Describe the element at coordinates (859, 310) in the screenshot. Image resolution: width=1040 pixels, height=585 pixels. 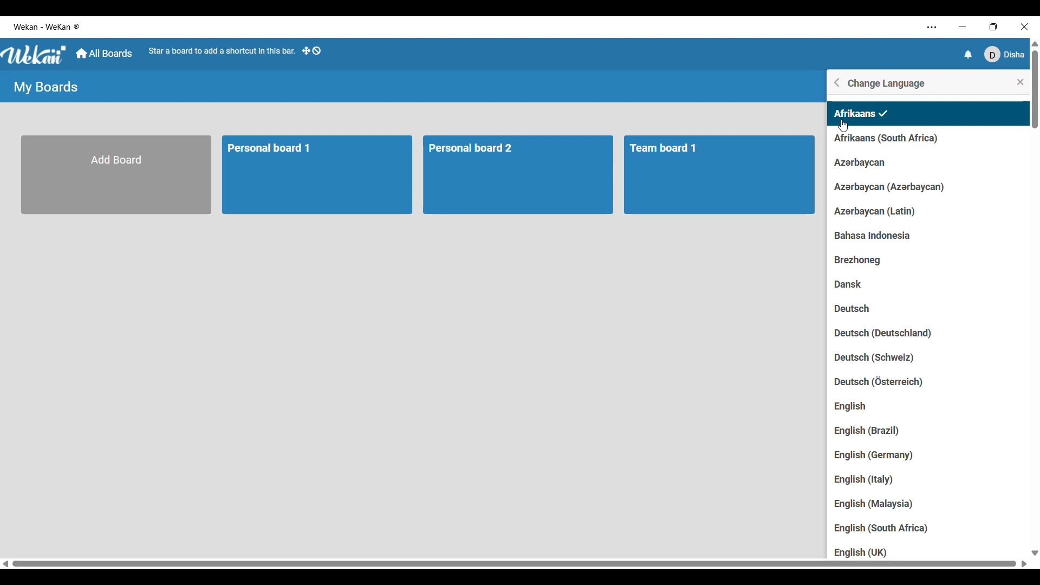
I see `Deutsch` at that location.